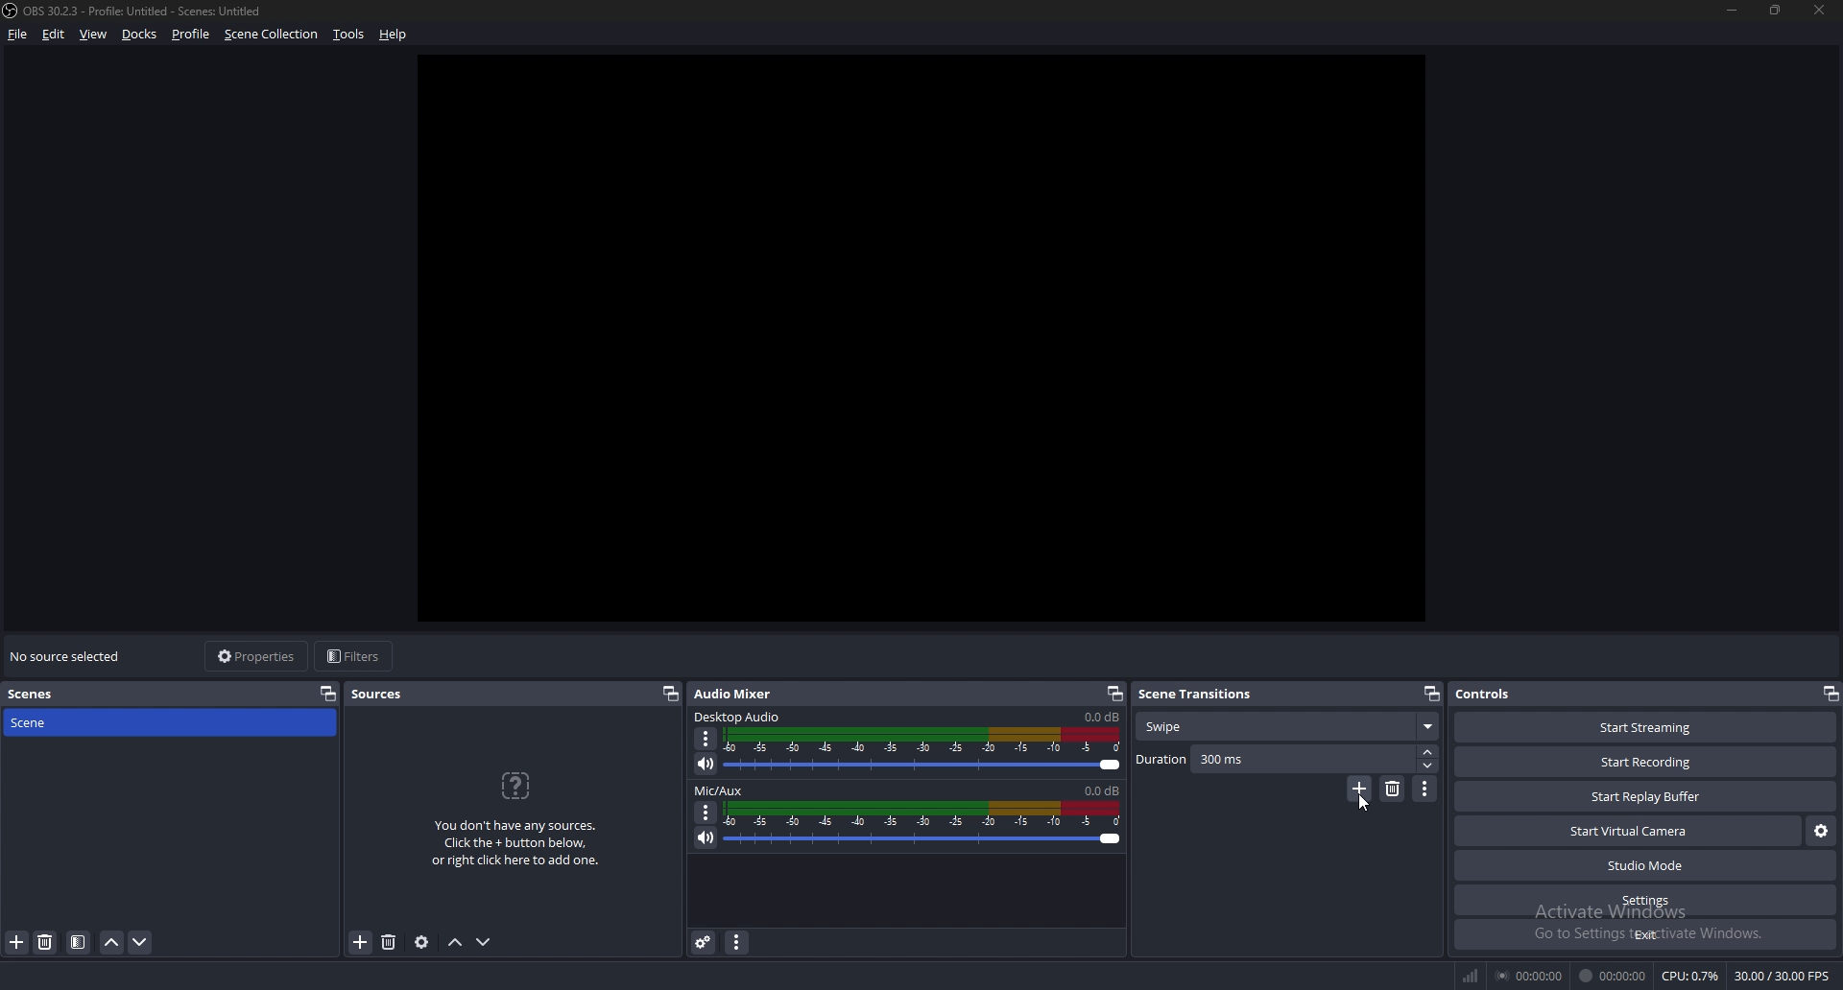  I want to click on pop out, so click(1115, 695).